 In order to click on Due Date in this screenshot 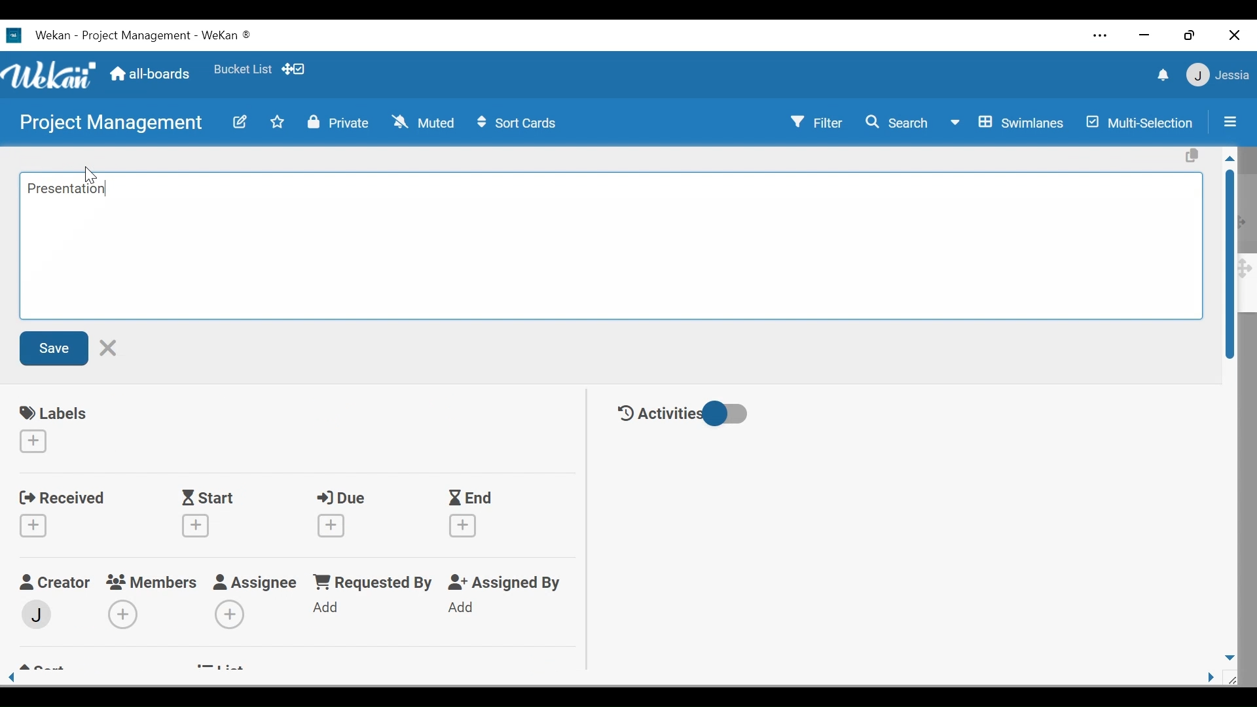, I will do `click(340, 498)`.